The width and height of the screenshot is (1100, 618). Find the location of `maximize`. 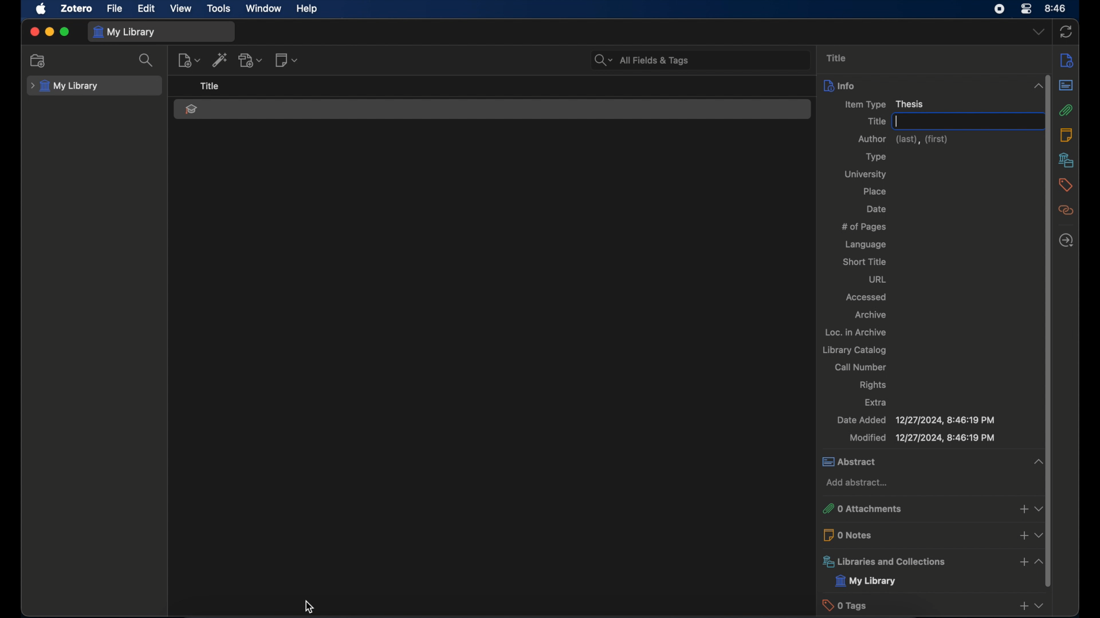

maximize is located at coordinates (65, 33).